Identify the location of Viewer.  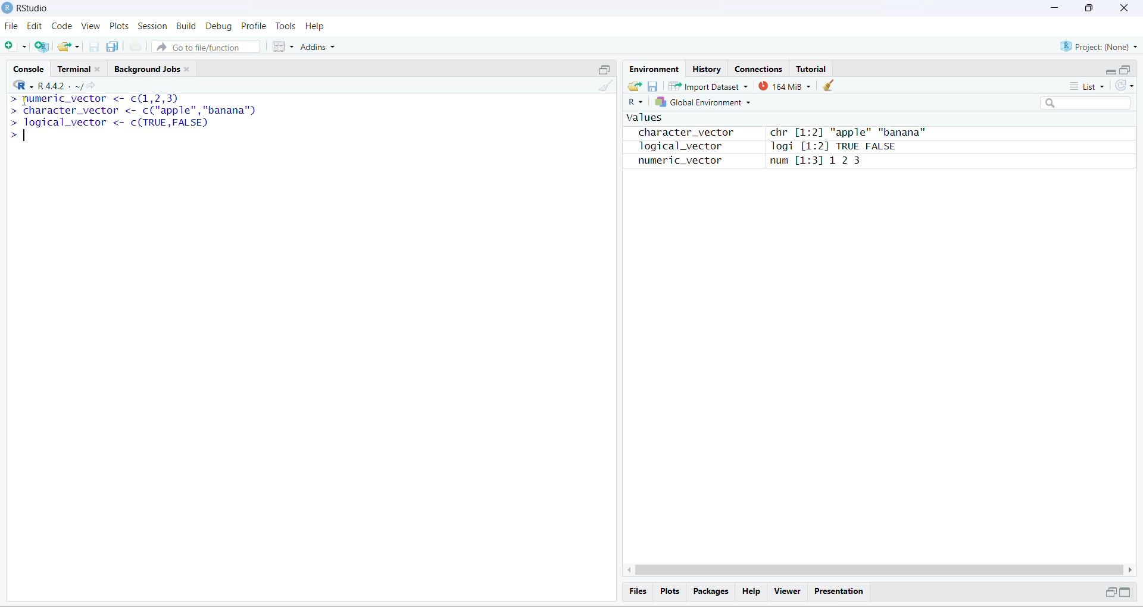
(788, 592).